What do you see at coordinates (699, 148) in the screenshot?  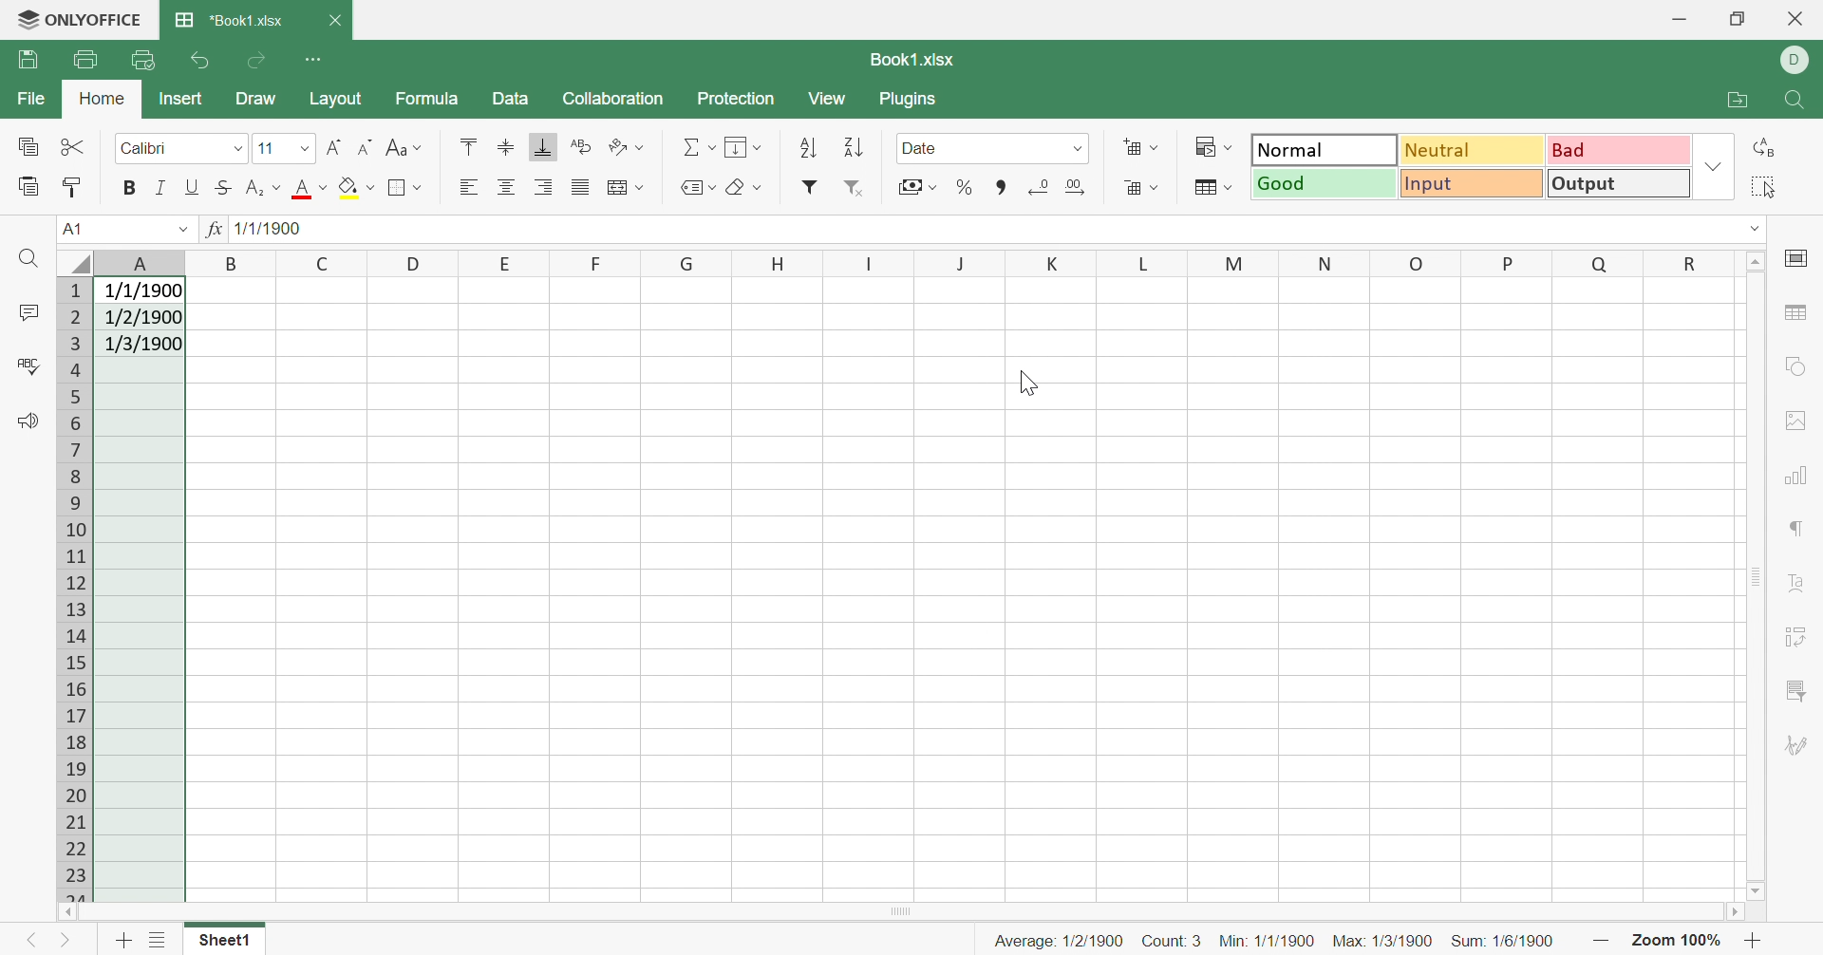 I see `Summation` at bounding box center [699, 148].